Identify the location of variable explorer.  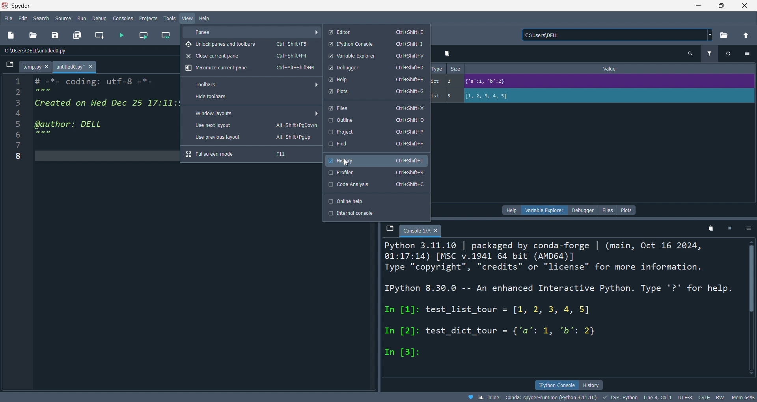
(375, 56).